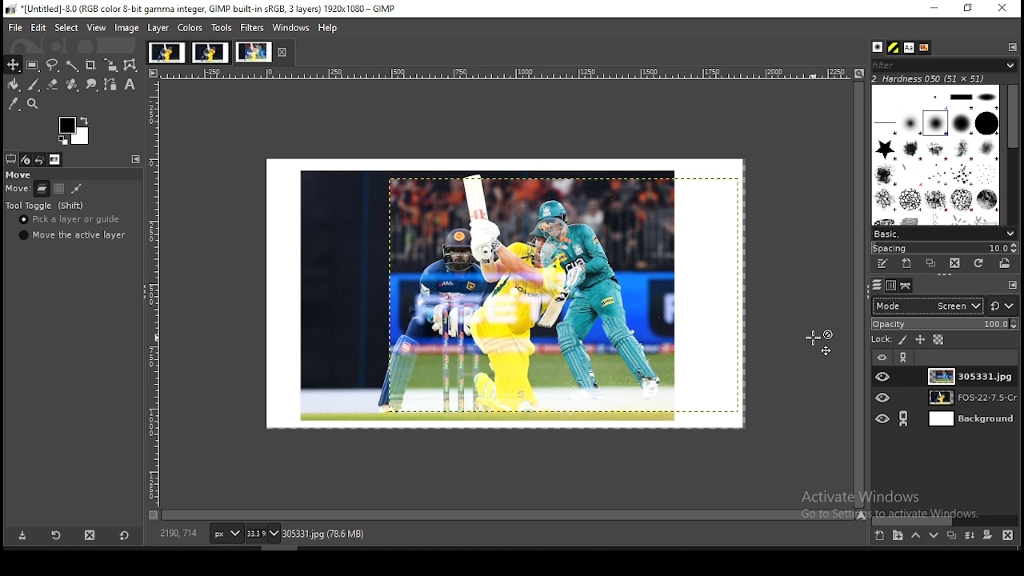 Image resolution: width=1024 pixels, height=576 pixels. I want to click on lock alpha channel, so click(938, 341).